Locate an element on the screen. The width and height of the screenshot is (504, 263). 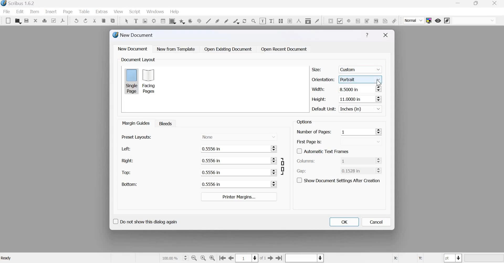
Document Layout is located at coordinates (138, 60).